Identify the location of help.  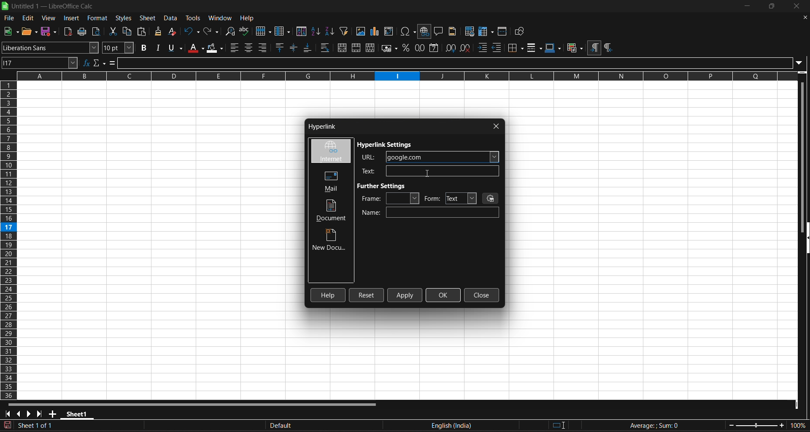
(329, 295).